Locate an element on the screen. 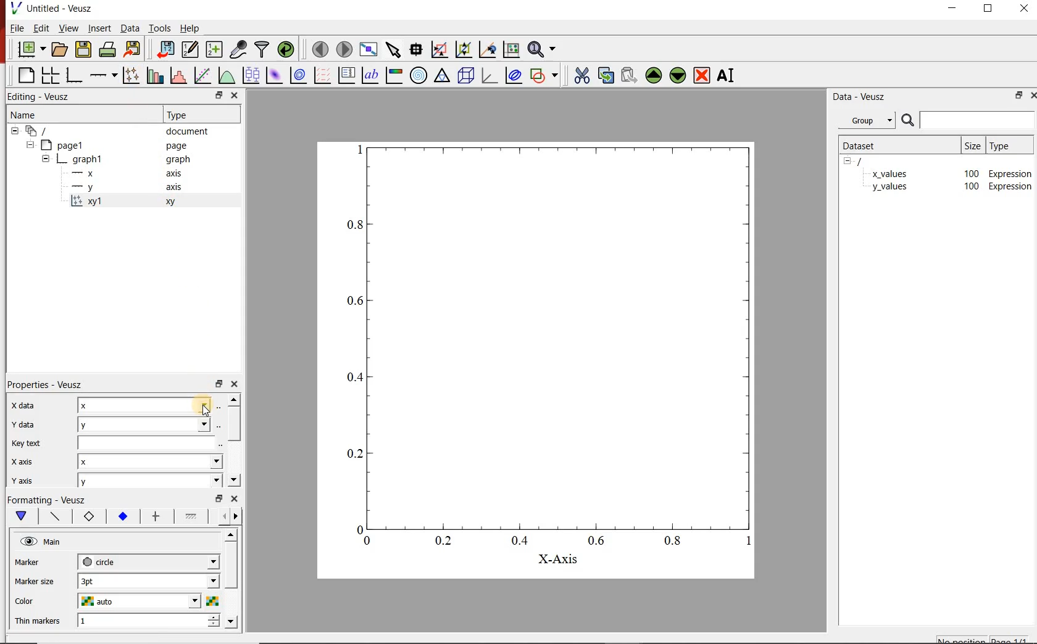  filter data is located at coordinates (262, 49).